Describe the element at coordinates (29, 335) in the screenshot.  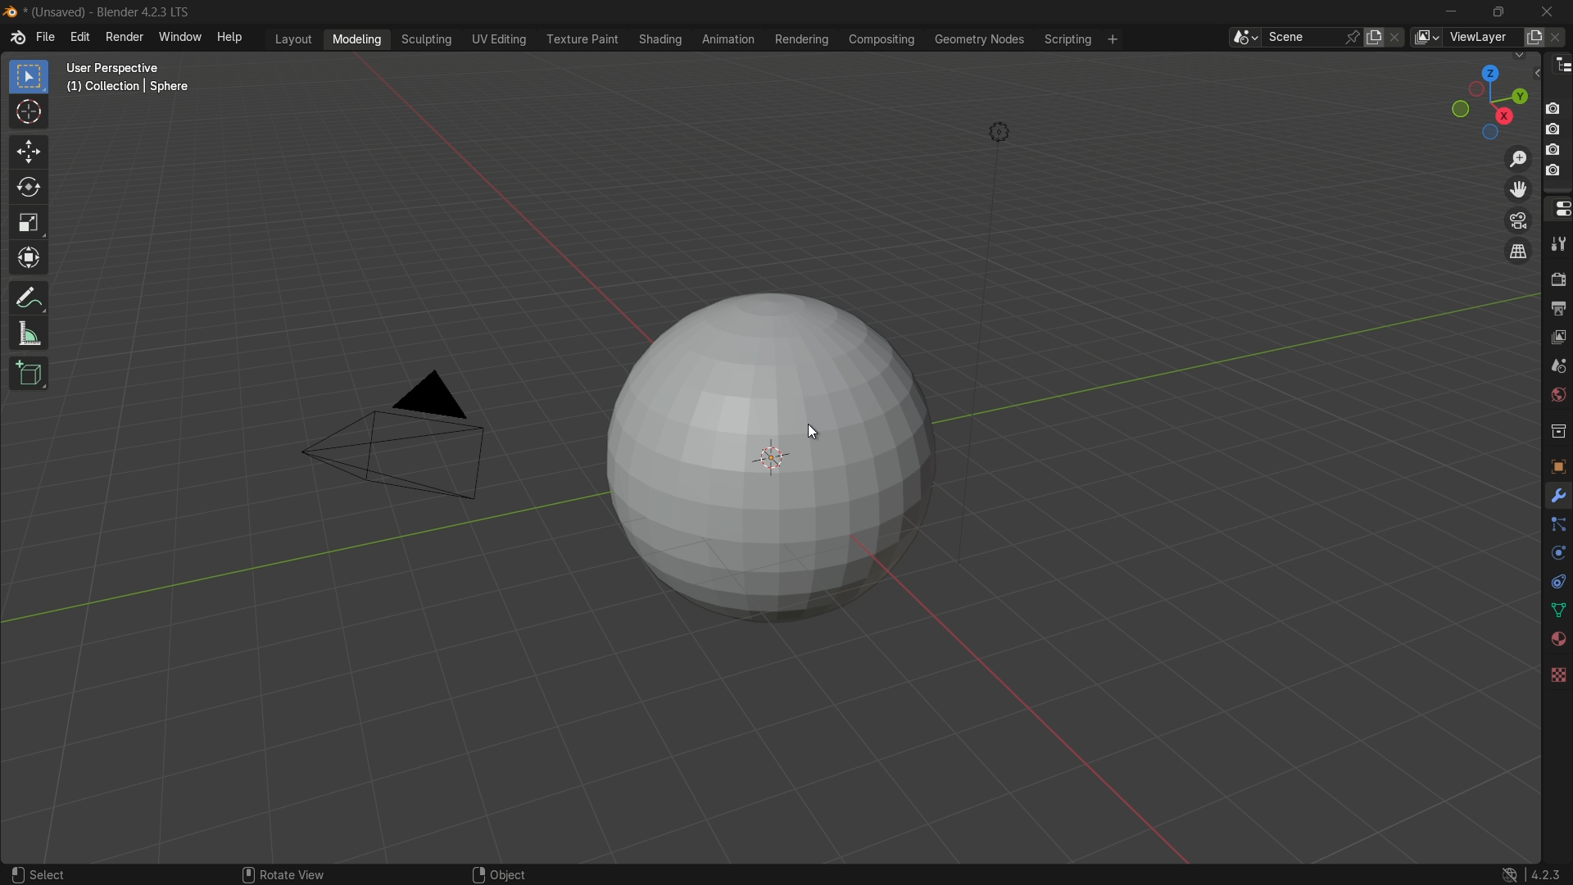
I see `measure` at that location.